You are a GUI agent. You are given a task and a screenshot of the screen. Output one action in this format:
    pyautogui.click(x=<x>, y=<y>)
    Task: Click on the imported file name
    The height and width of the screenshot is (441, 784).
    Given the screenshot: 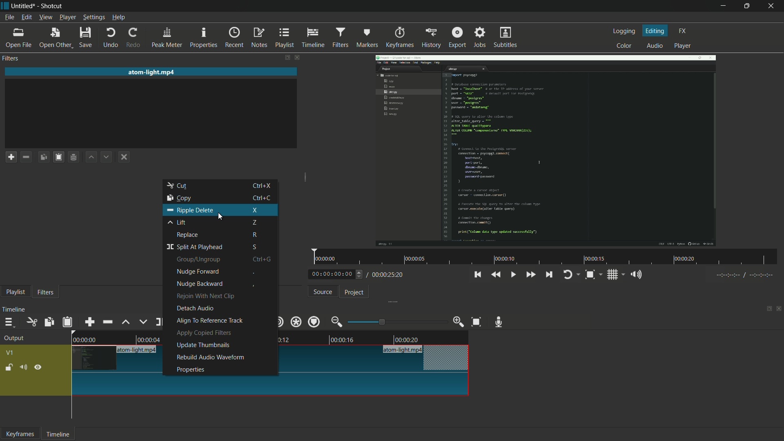 What is the action you would take?
    pyautogui.click(x=151, y=72)
    